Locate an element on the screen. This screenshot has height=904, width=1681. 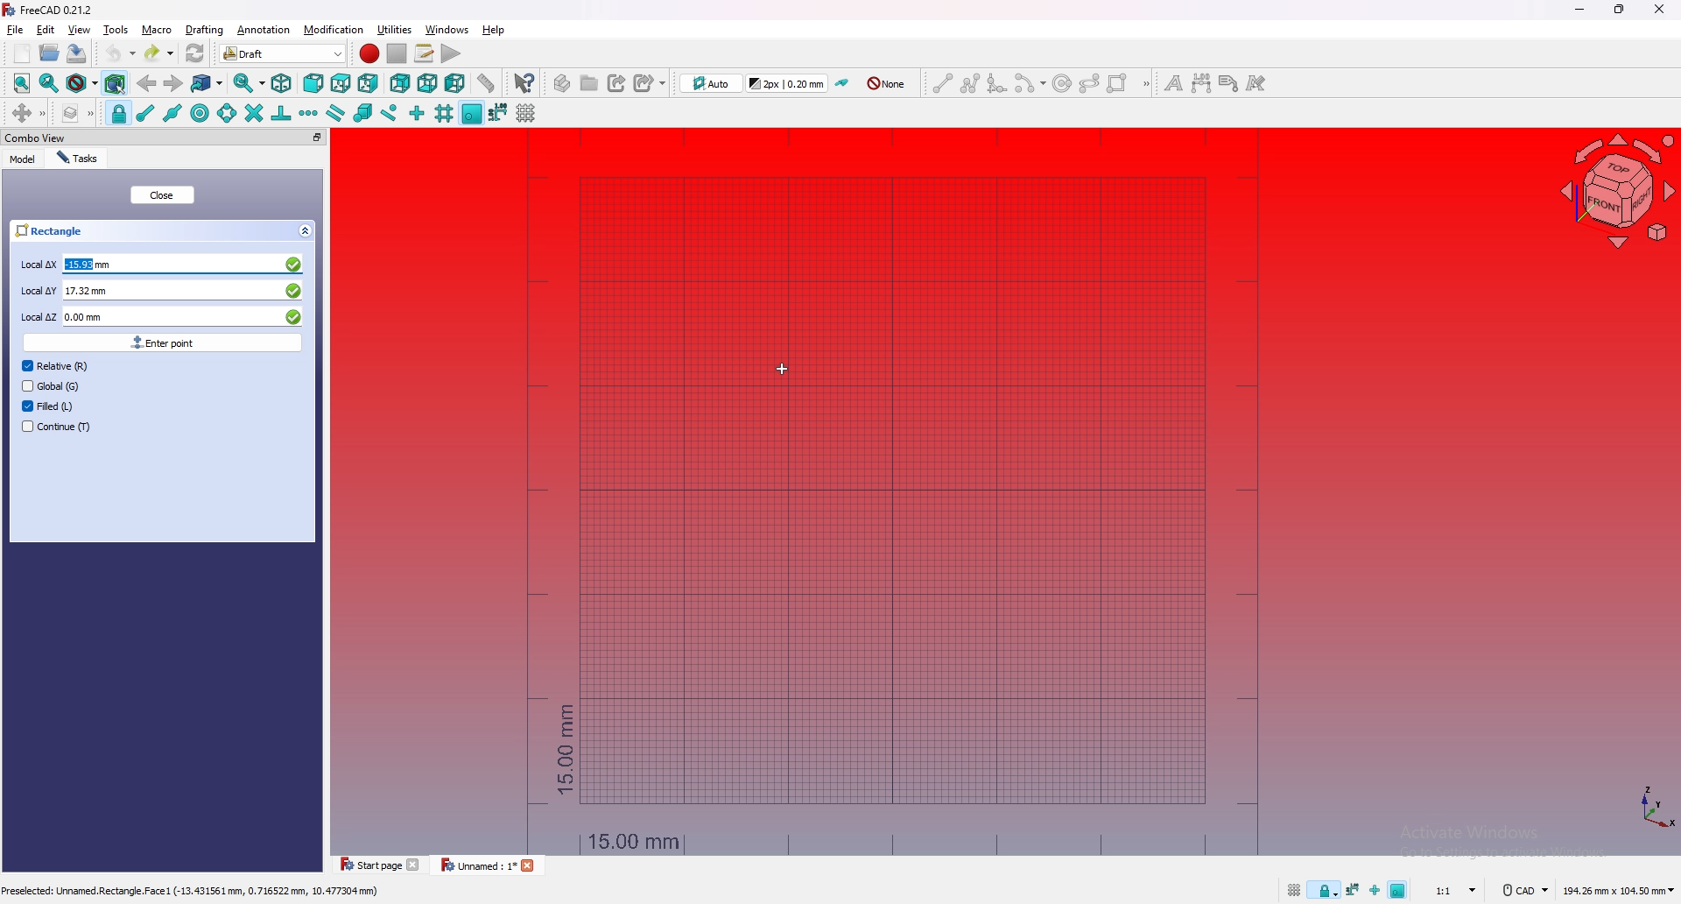
utilities is located at coordinates (395, 29).